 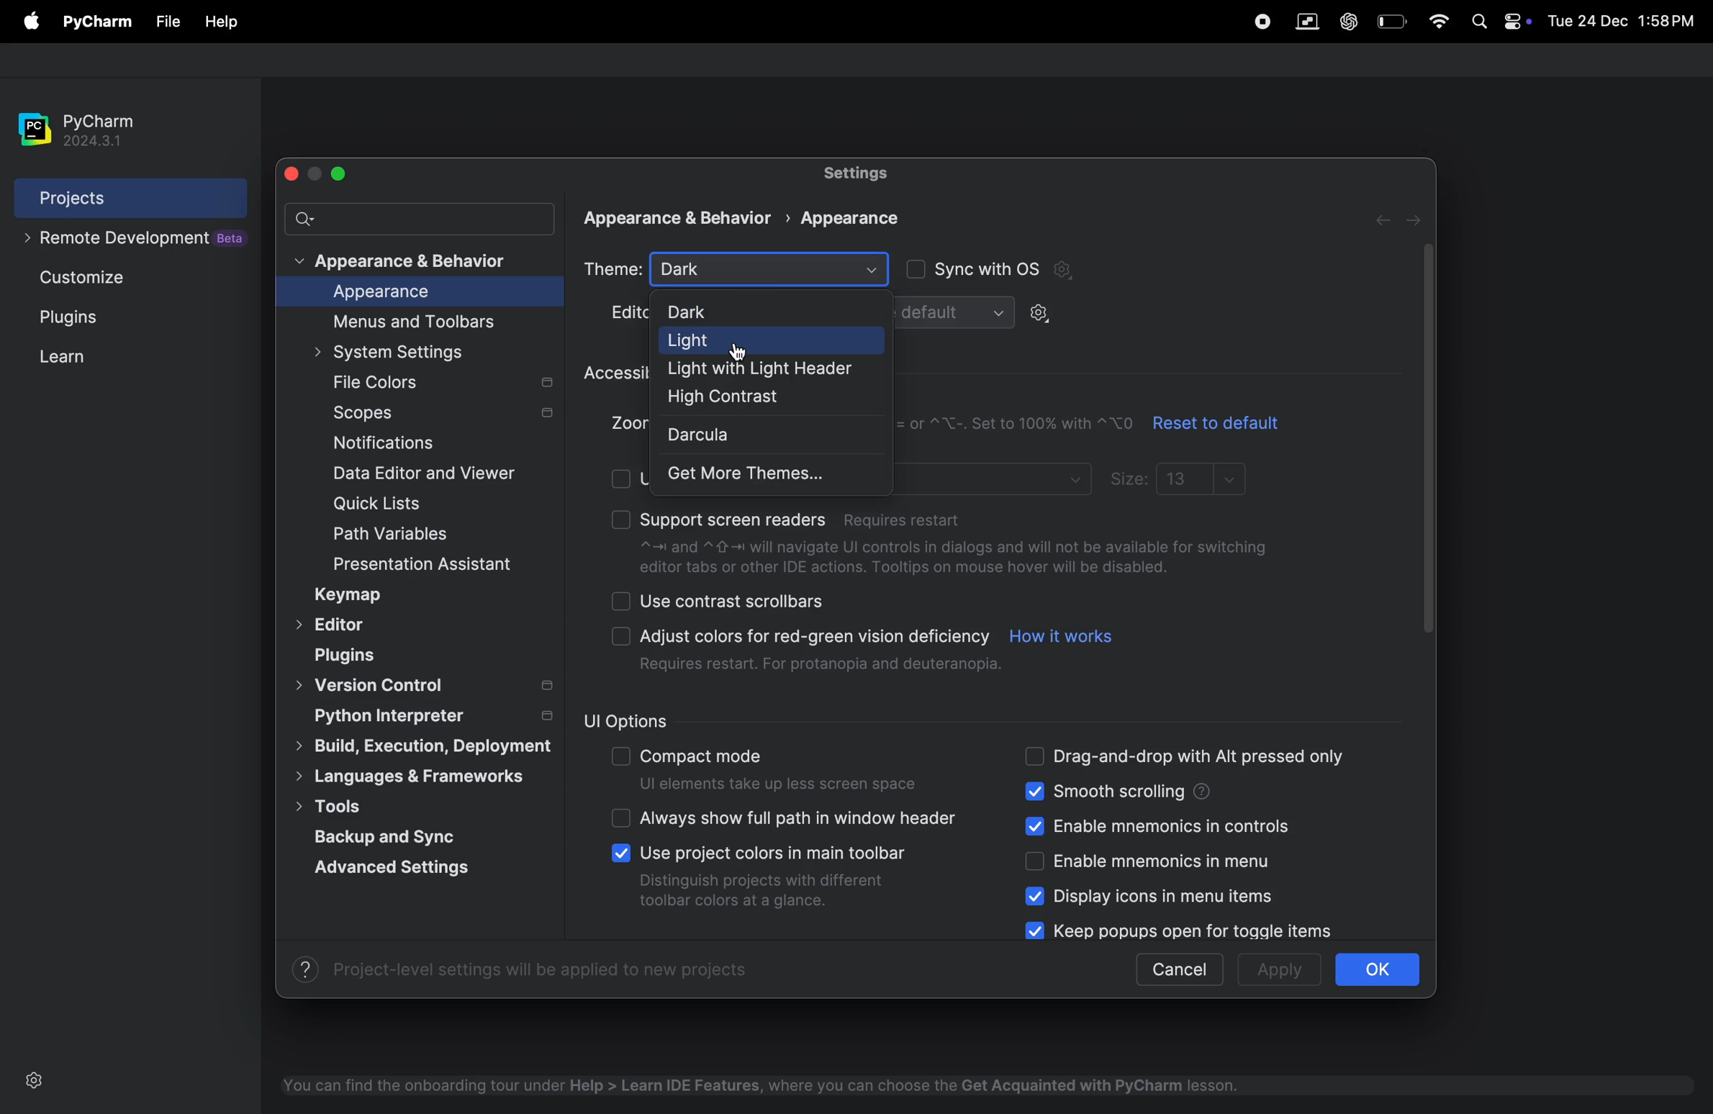 What do you see at coordinates (779, 268) in the screenshot?
I see `Dark` at bounding box center [779, 268].